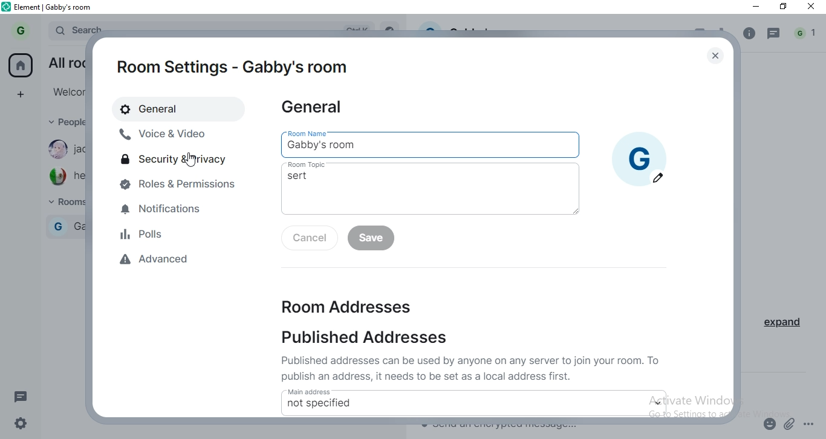  I want to click on published addresses, so click(380, 339).